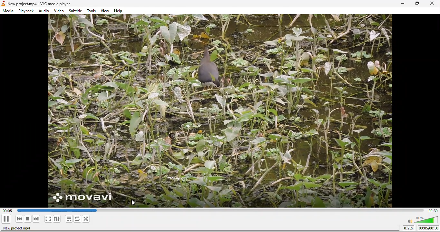 Image resolution: width=440 pixels, height=232 pixels. Describe the element at coordinates (78, 219) in the screenshot. I see `click to toggle between loop all` at that location.